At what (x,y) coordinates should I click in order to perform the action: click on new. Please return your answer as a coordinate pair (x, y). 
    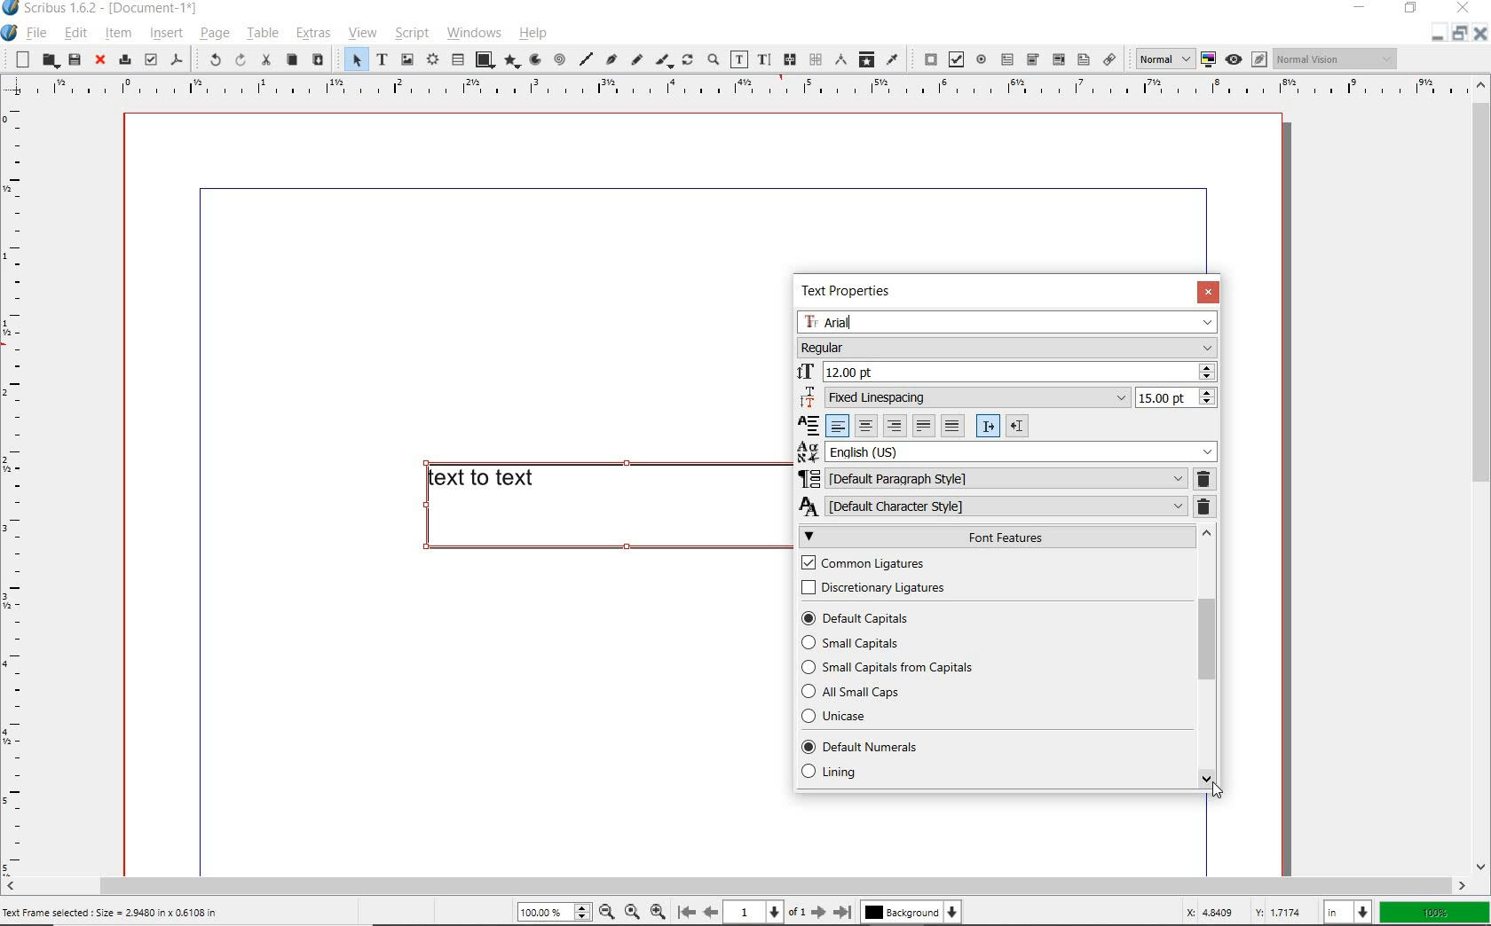
    Looking at the image, I should click on (19, 59).